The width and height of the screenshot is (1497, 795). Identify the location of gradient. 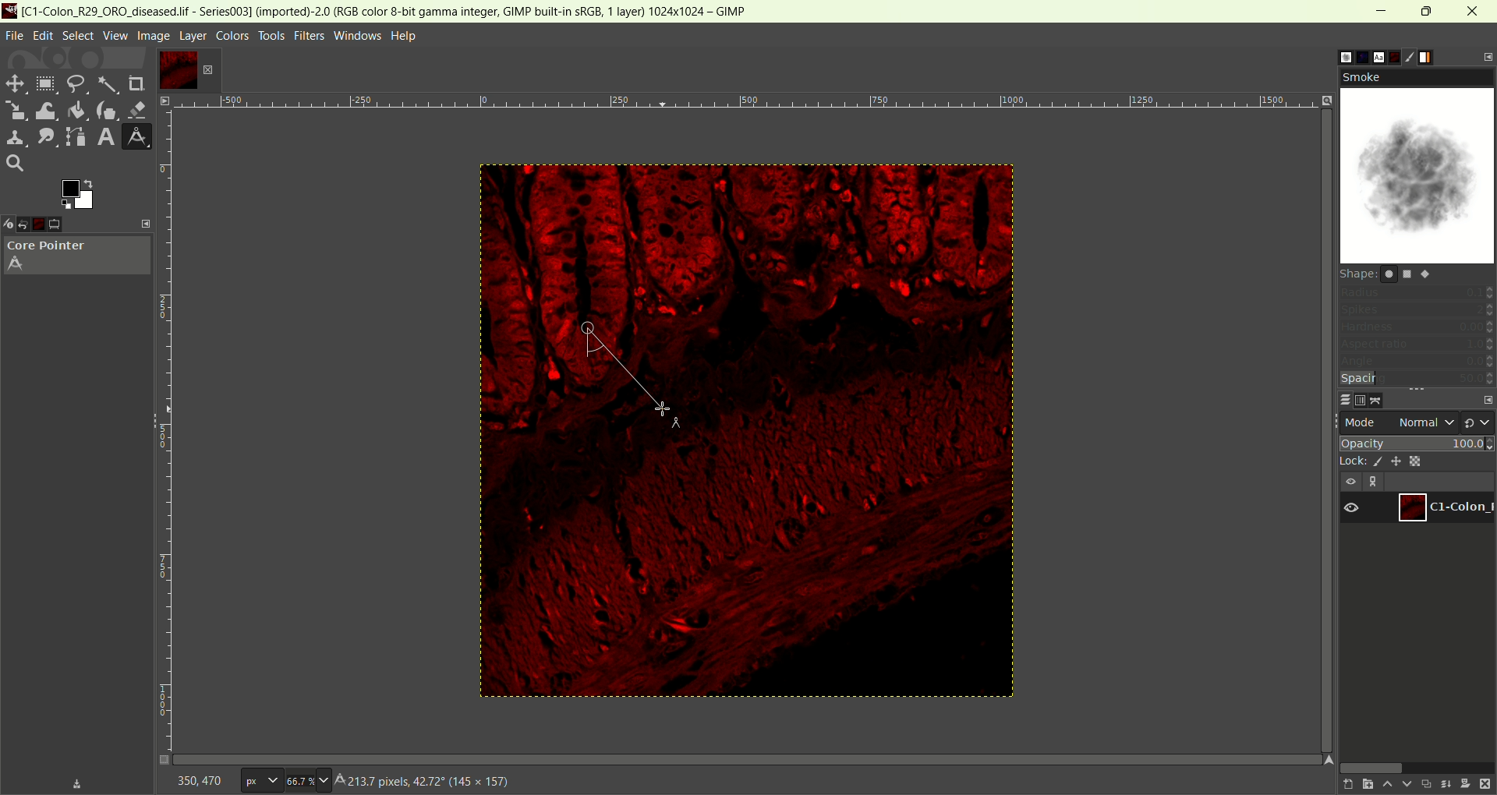
(1436, 56).